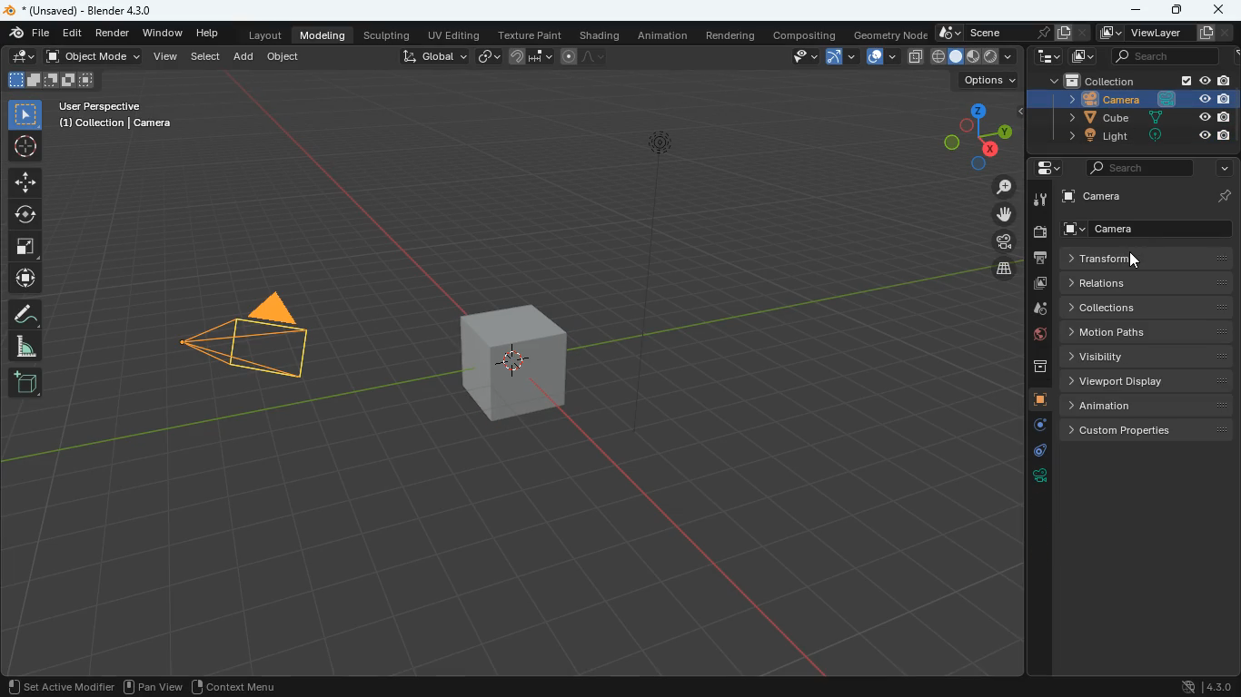 The height and width of the screenshot is (697, 1241). Describe the element at coordinates (891, 34) in the screenshot. I see `geometry node` at that location.